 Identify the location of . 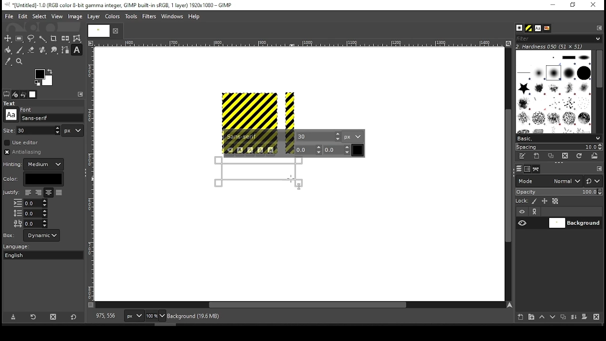
(257, 110).